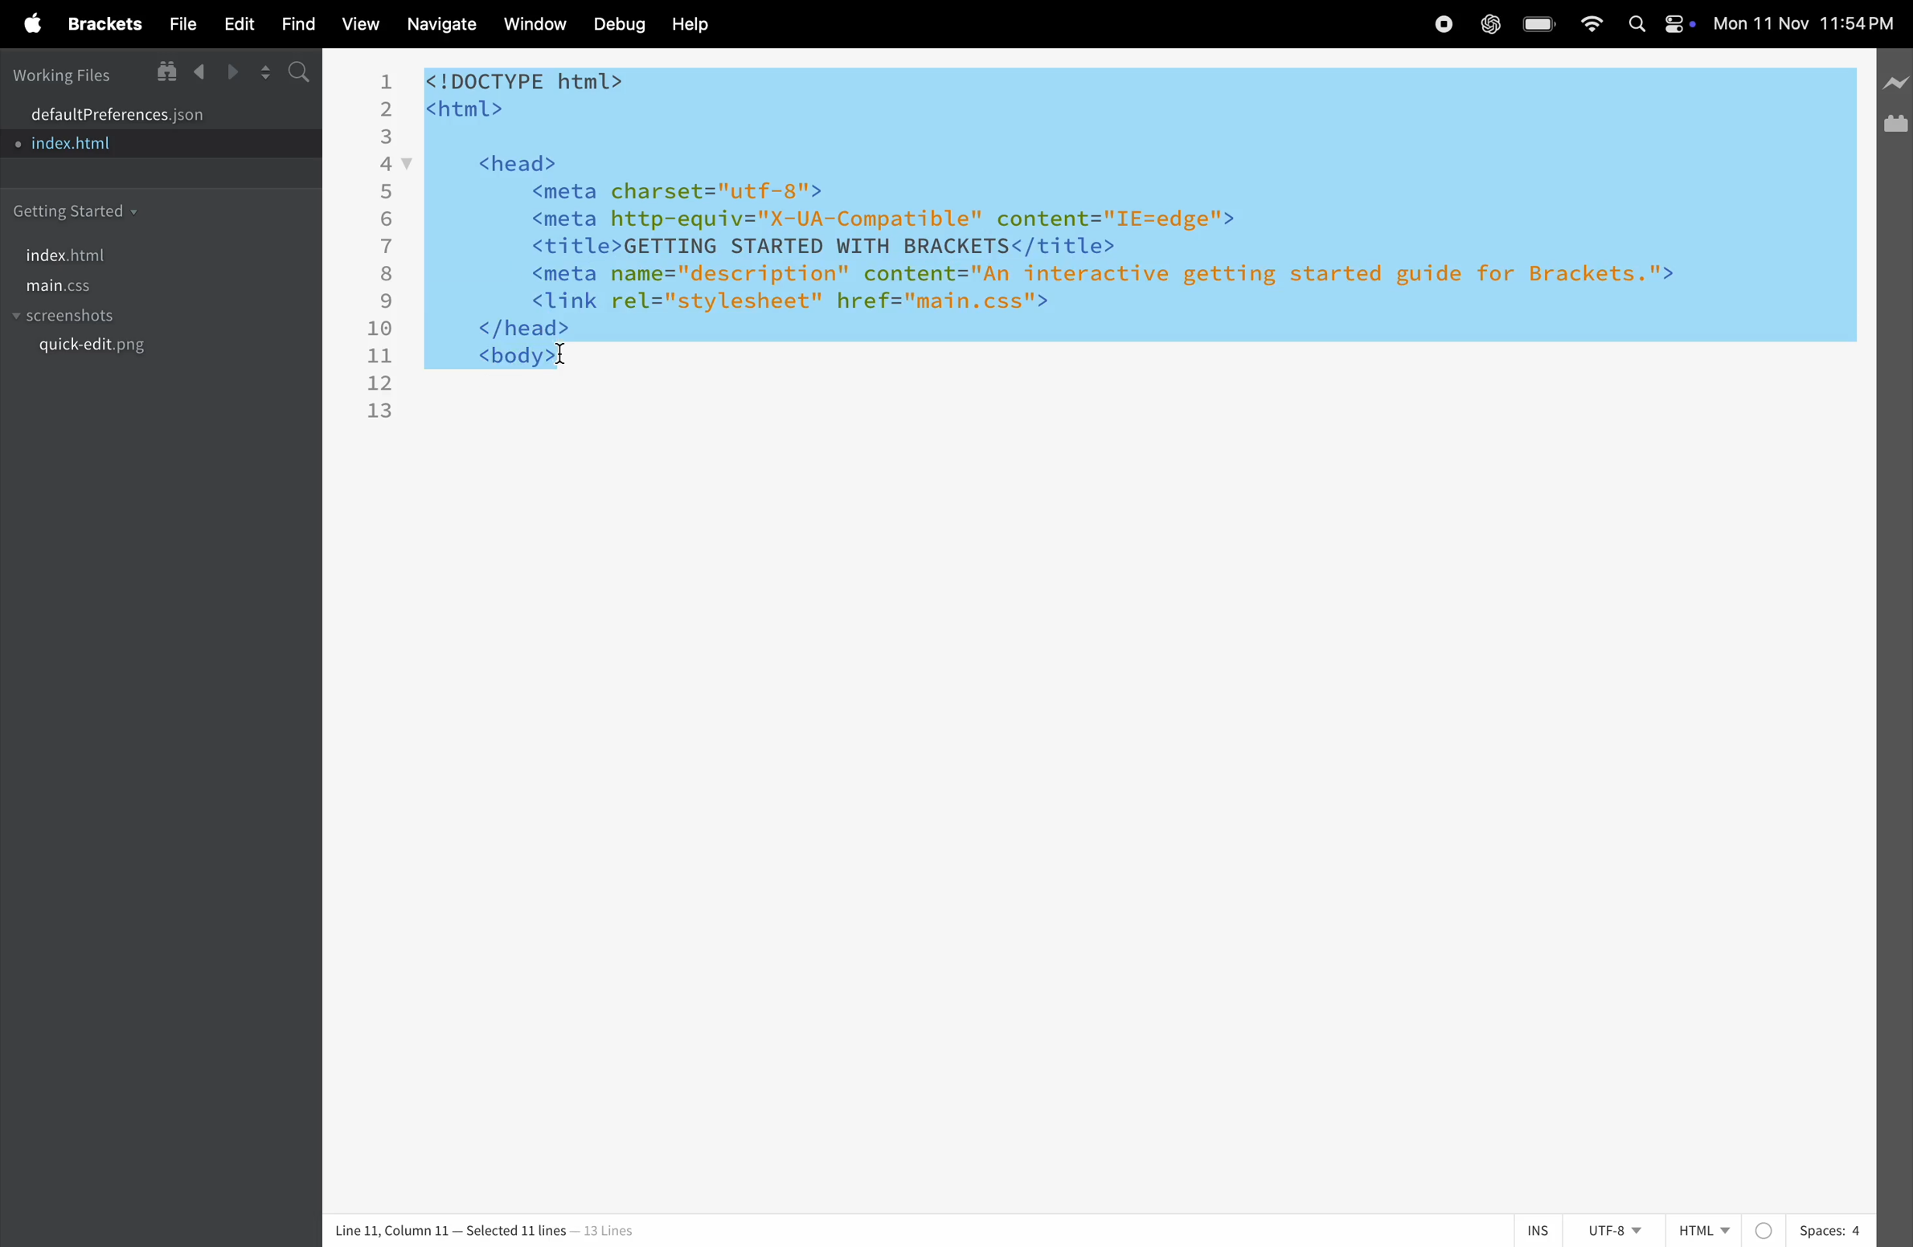  What do you see at coordinates (301, 23) in the screenshot?
I see `find` at bounding box center [301, 23].